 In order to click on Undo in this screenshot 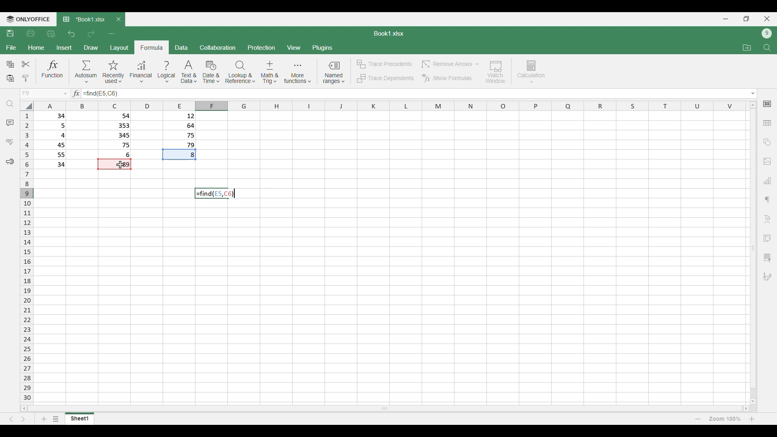, I will do `click(72, 34)`.